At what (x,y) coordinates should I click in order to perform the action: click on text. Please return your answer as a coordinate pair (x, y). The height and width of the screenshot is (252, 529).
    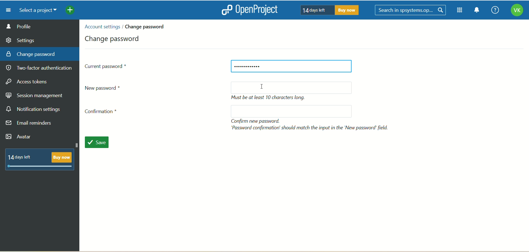
    Looking at the image, I should click on (270, 98).